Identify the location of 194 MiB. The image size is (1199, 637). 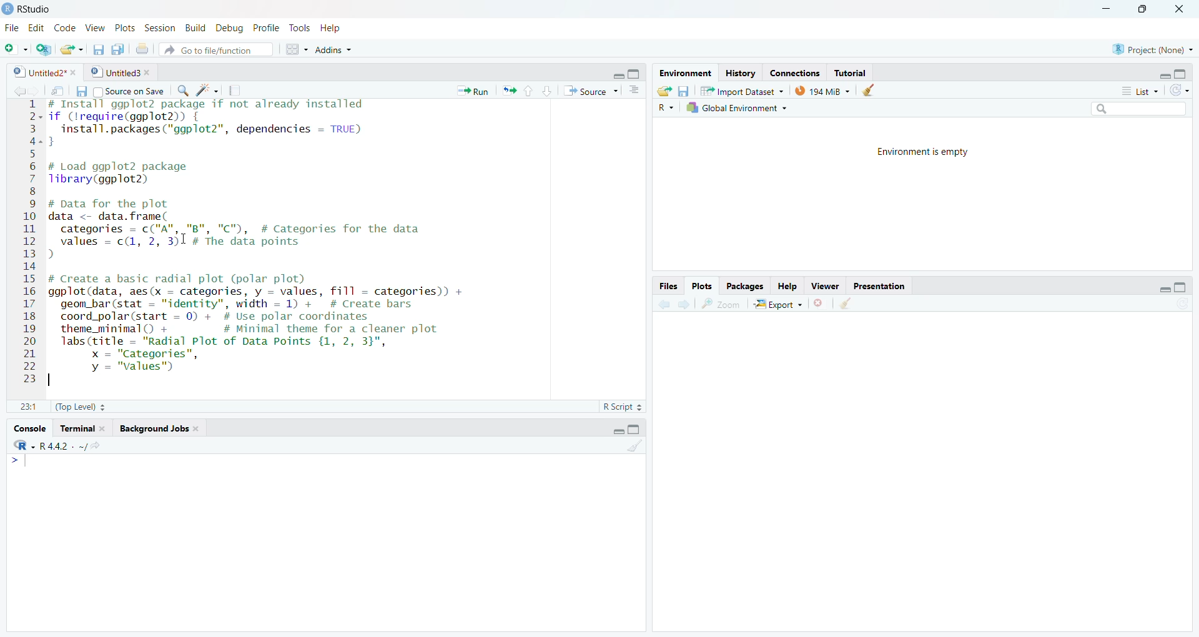
(823, 91).